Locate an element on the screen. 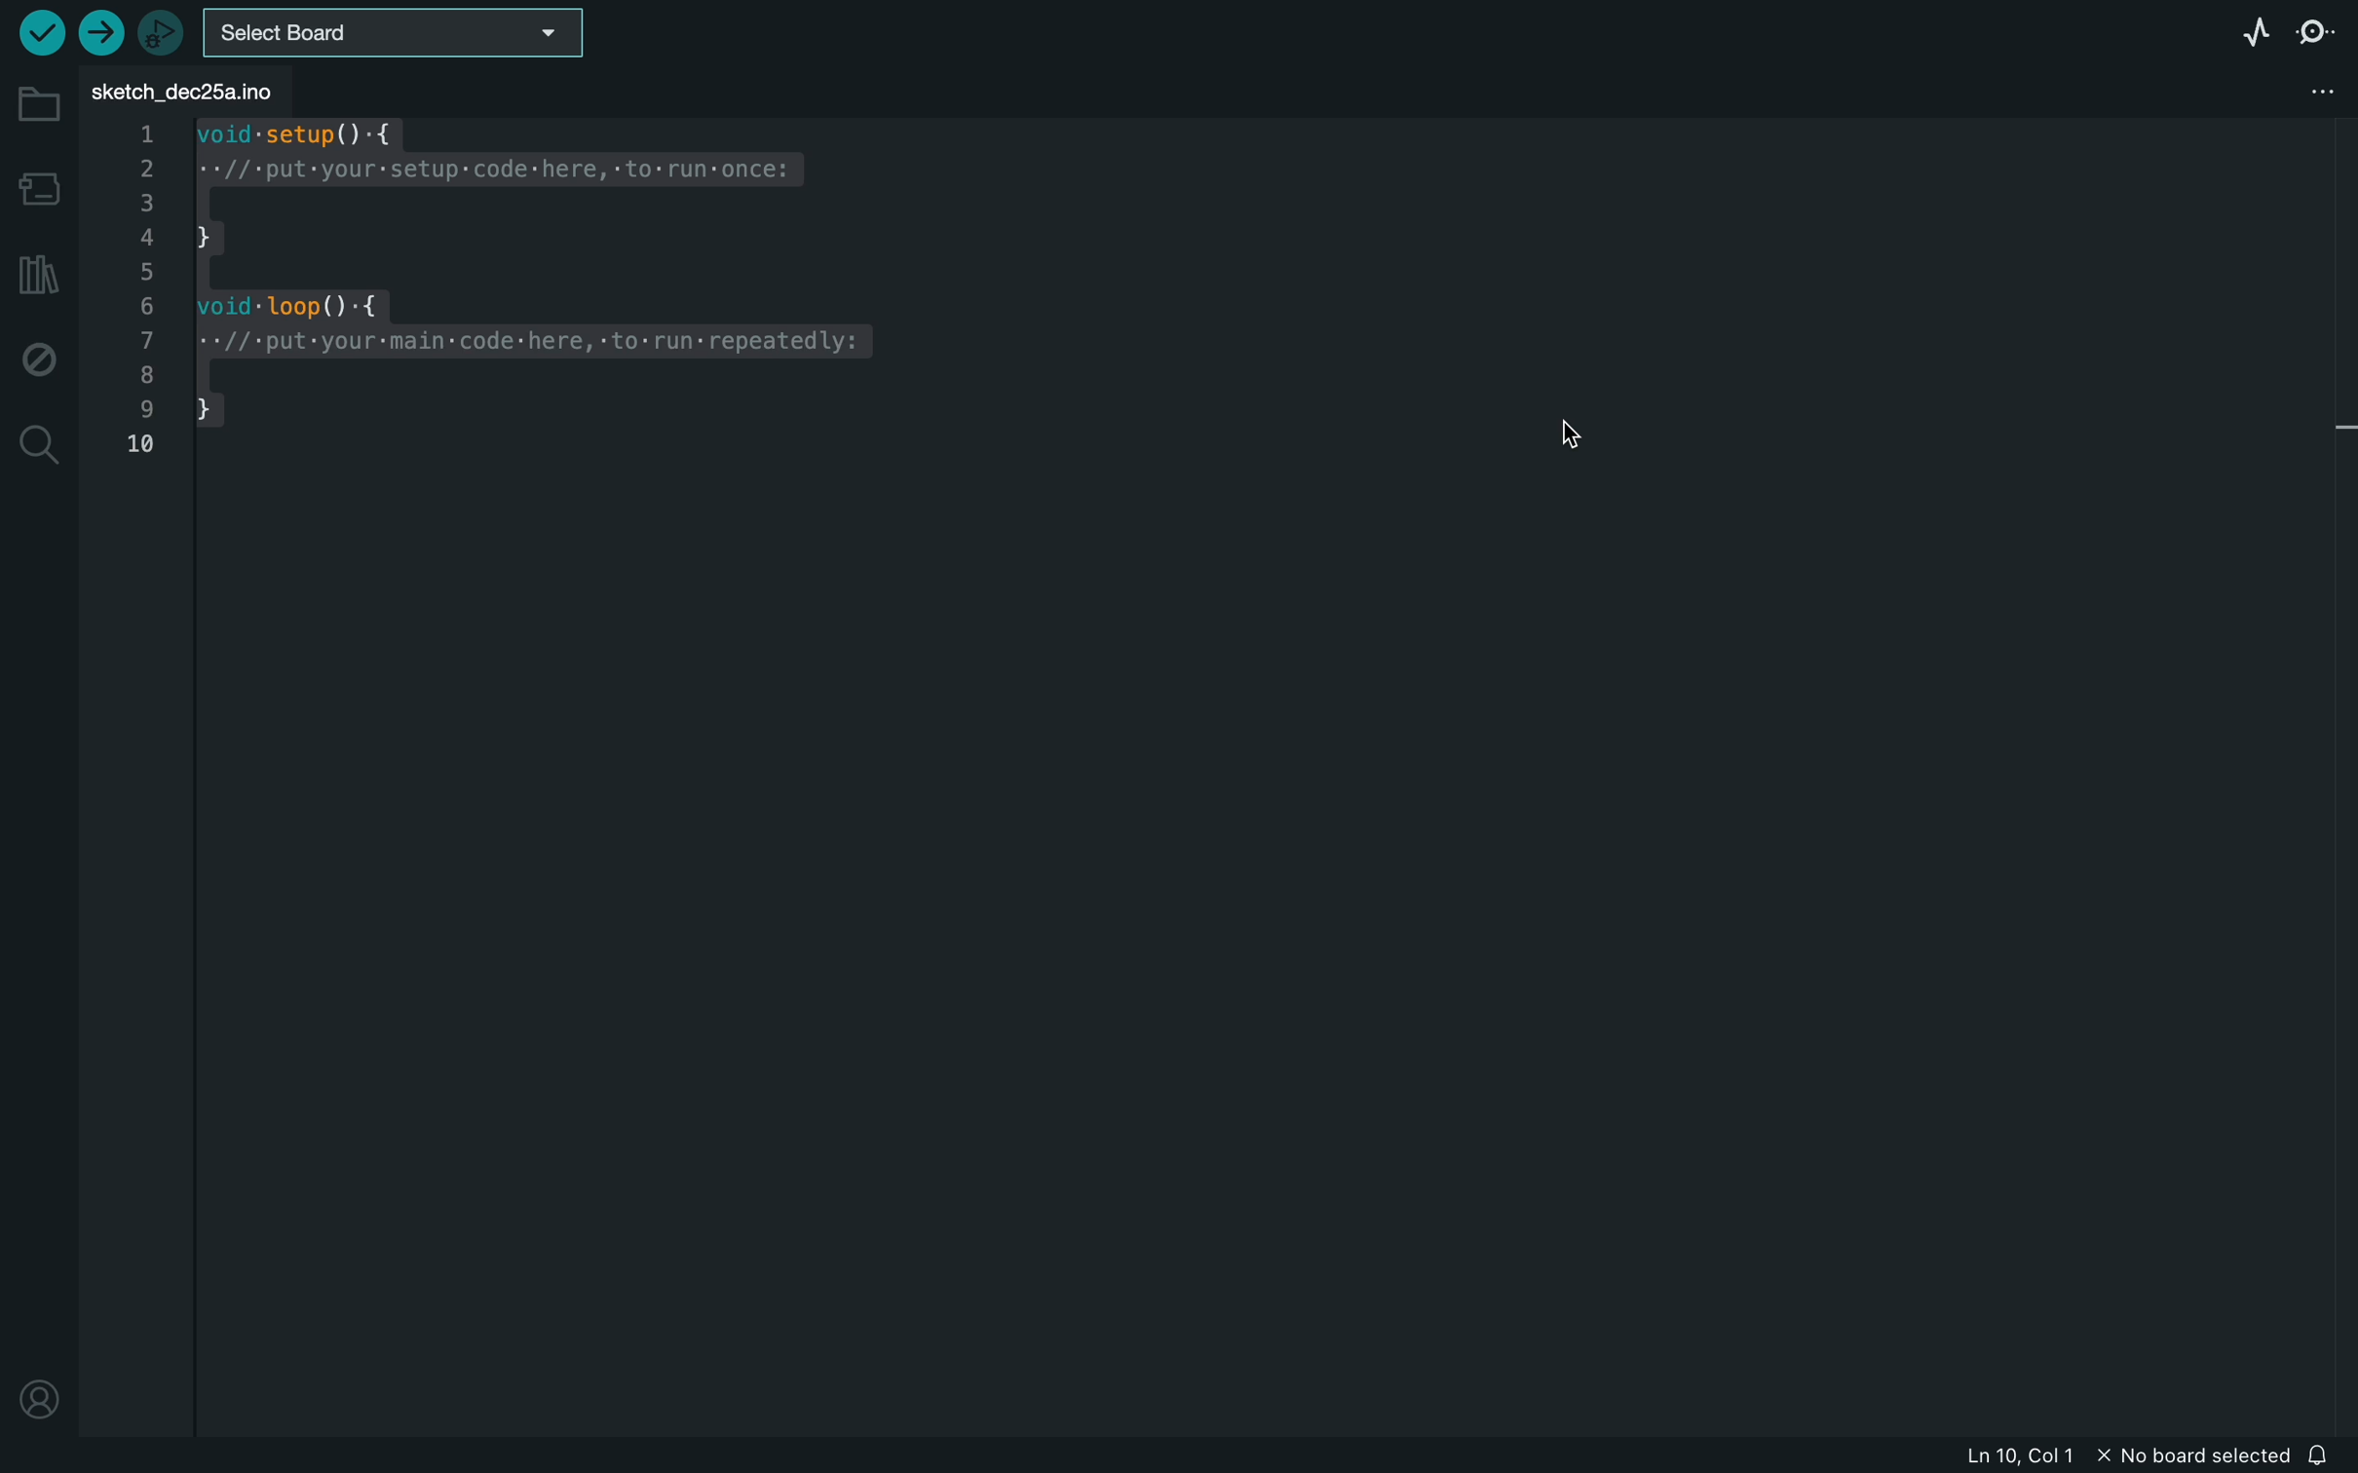 This screenshot has height=1473, width=2358. file  settings is located at coordinates (2290, 92).